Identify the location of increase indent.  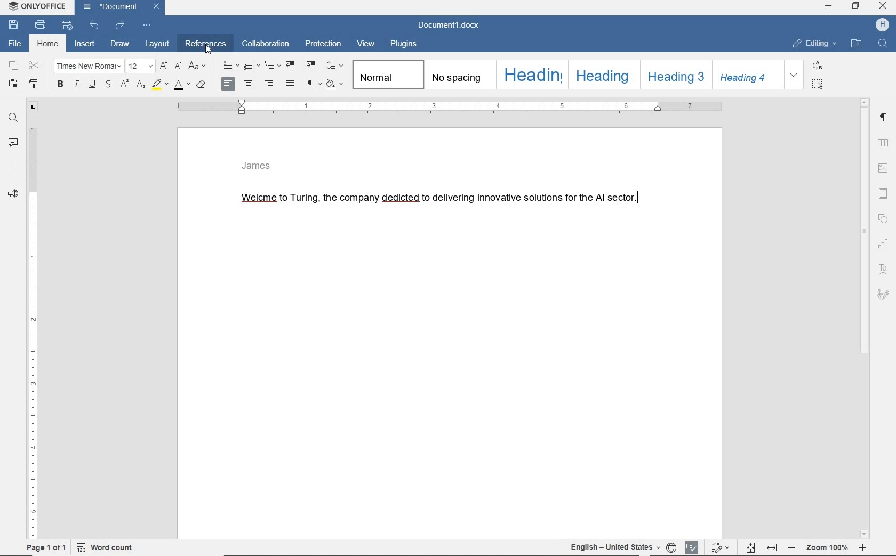
(311, 66).